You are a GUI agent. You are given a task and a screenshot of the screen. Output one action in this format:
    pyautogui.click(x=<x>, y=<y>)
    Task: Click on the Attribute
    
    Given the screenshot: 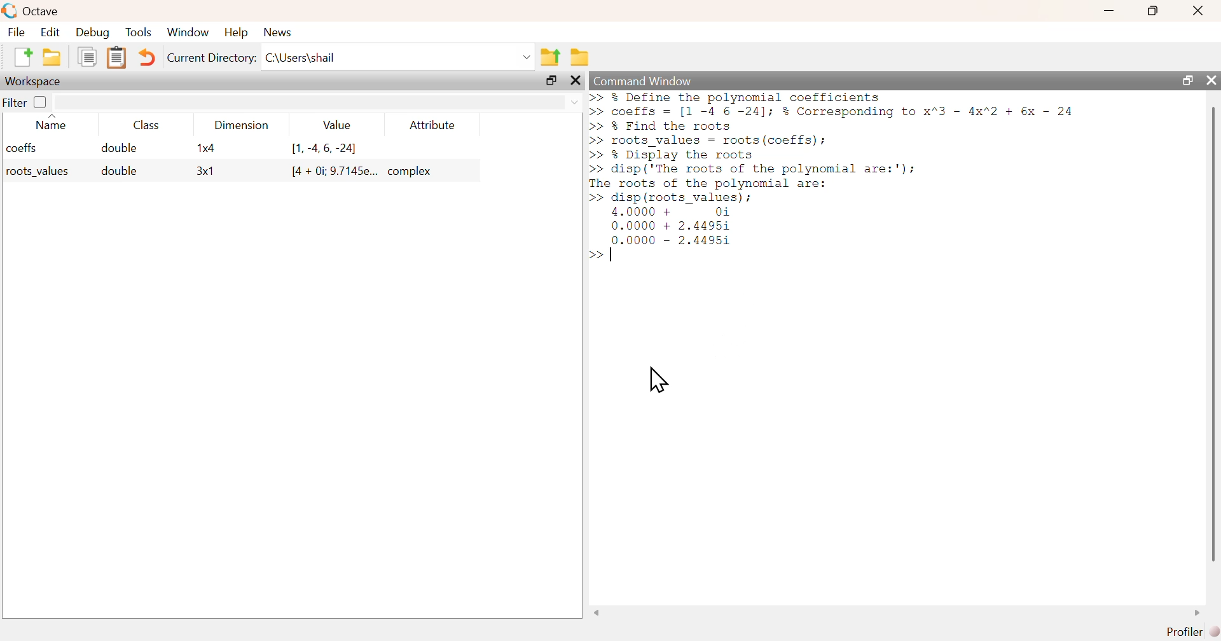 What is the action you would take?
    pyautogui.click(x=433, y=125)
    